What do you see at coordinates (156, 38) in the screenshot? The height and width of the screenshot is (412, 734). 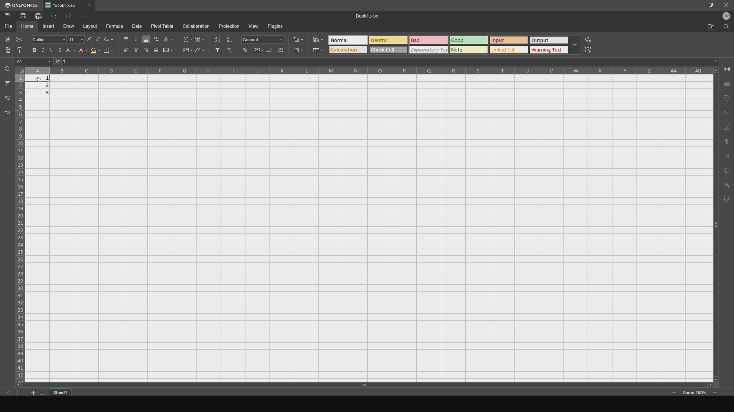 I see `wrap text` at bounding box center [156, 38].